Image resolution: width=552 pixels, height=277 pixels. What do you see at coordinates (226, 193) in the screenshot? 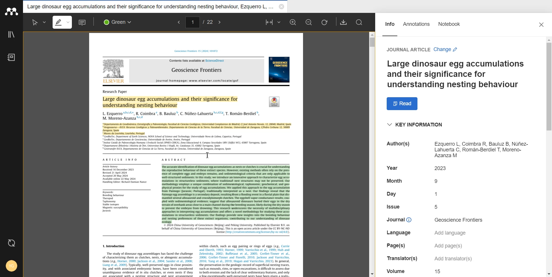
I see `Highlighted Text` at bounding box center [226, 193].